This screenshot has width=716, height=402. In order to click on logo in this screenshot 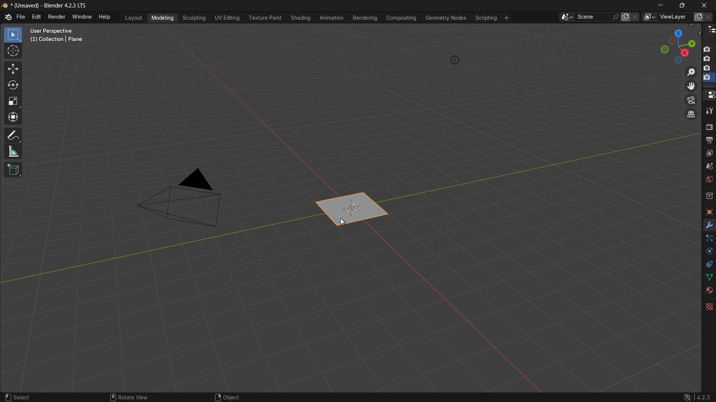, I will do `click(7, 18)`.